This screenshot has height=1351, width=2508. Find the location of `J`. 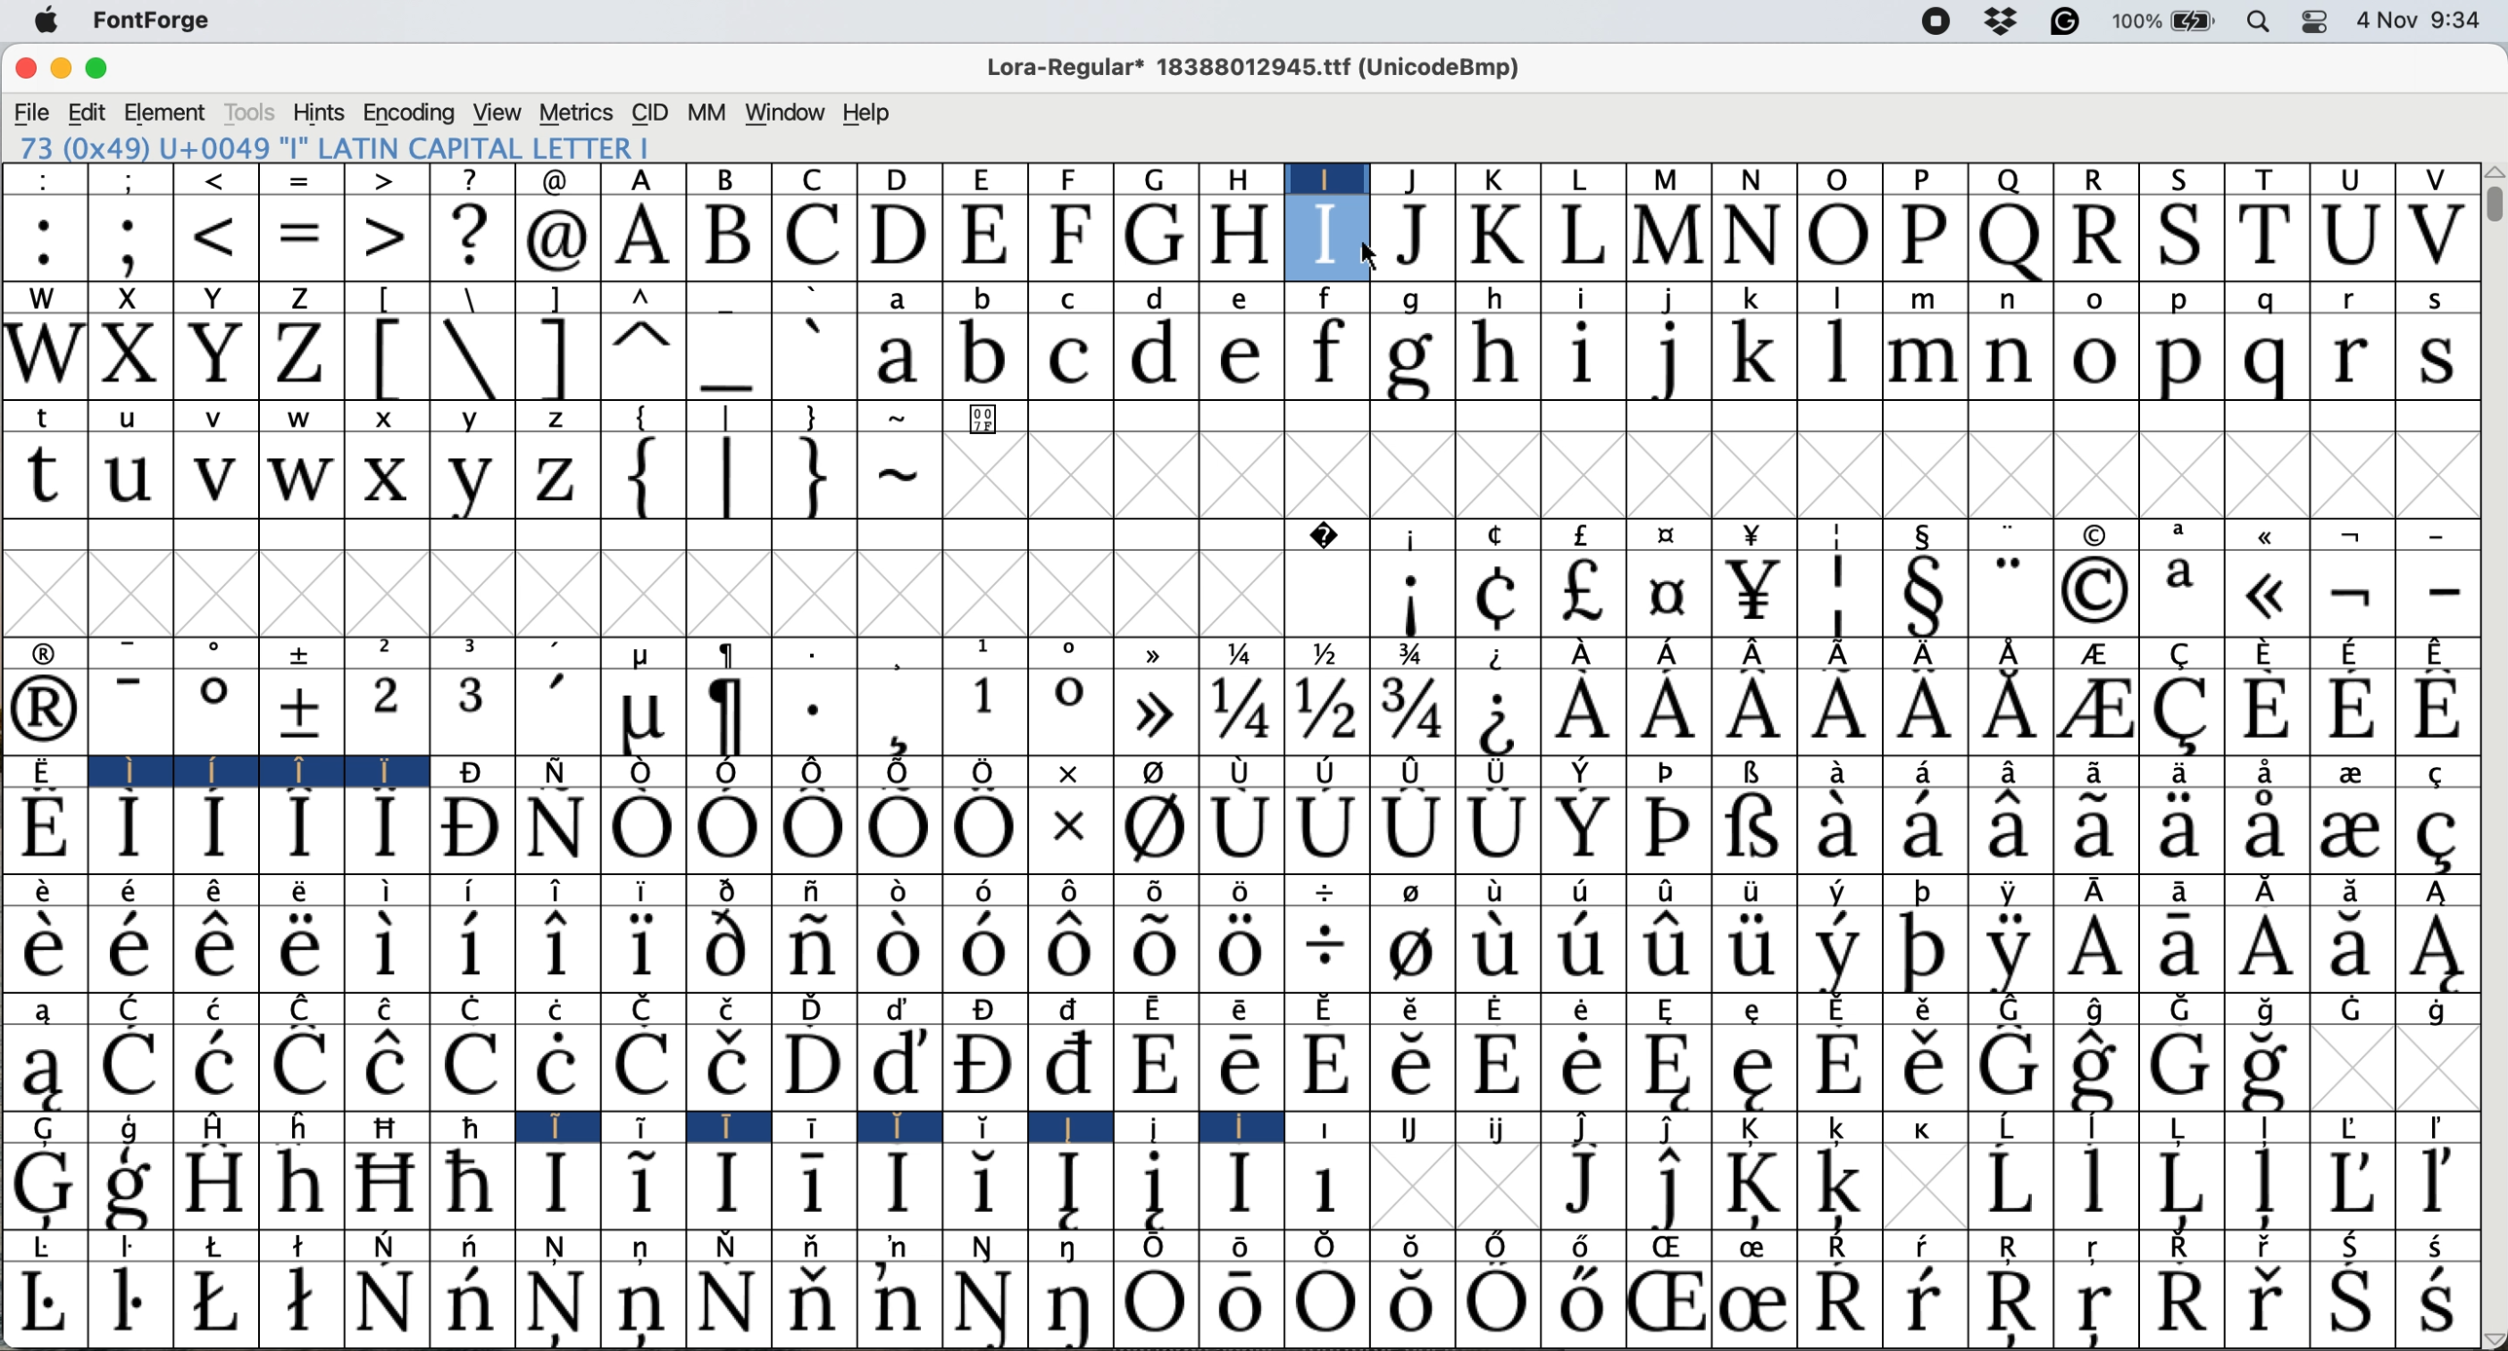

J is located at coordinates (1420, 240).